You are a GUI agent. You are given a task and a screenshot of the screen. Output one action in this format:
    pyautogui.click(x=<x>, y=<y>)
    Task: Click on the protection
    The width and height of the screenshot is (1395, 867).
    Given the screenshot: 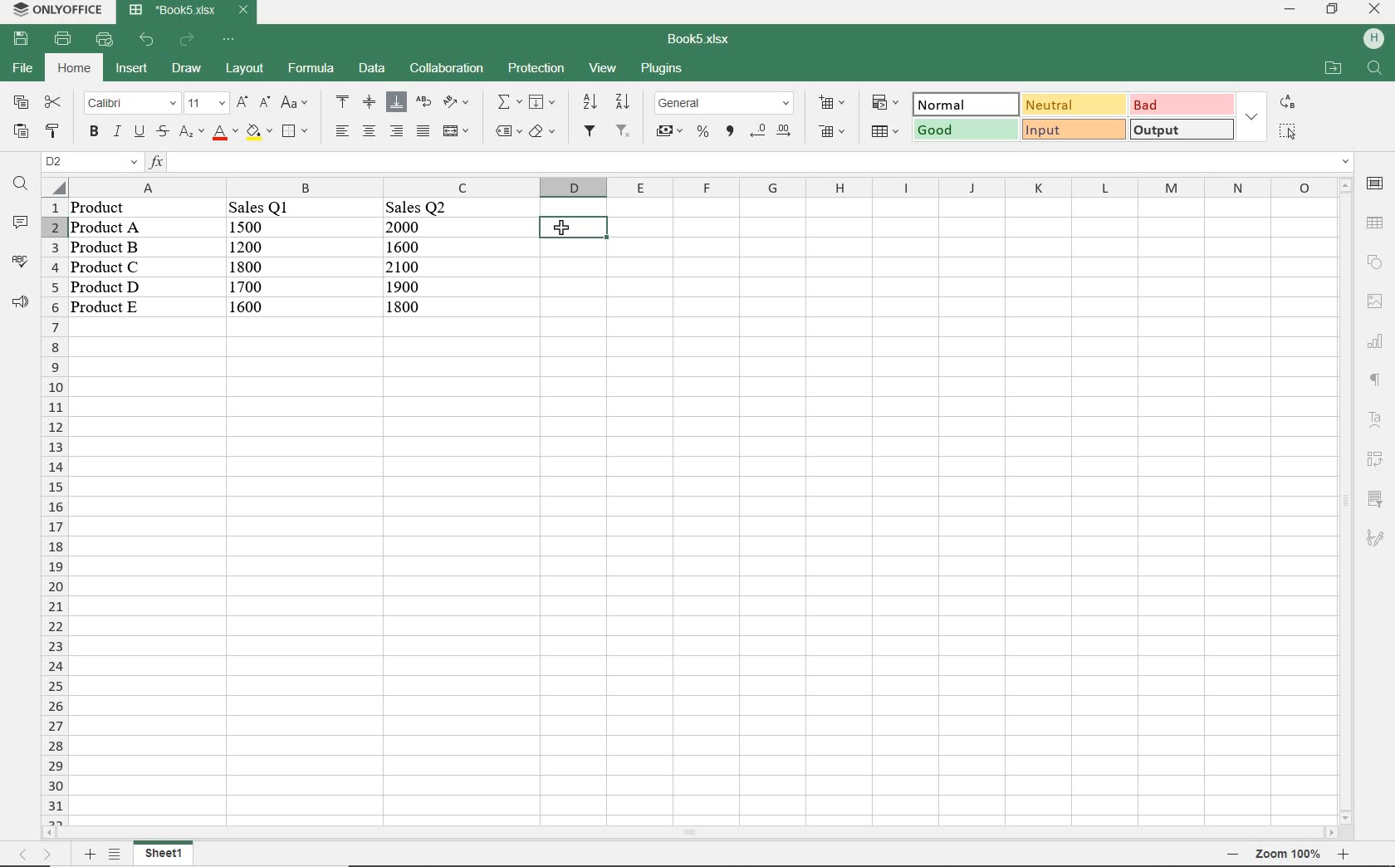 What is the action you would take?
    pyautogui.click(x=538, y=68)
    